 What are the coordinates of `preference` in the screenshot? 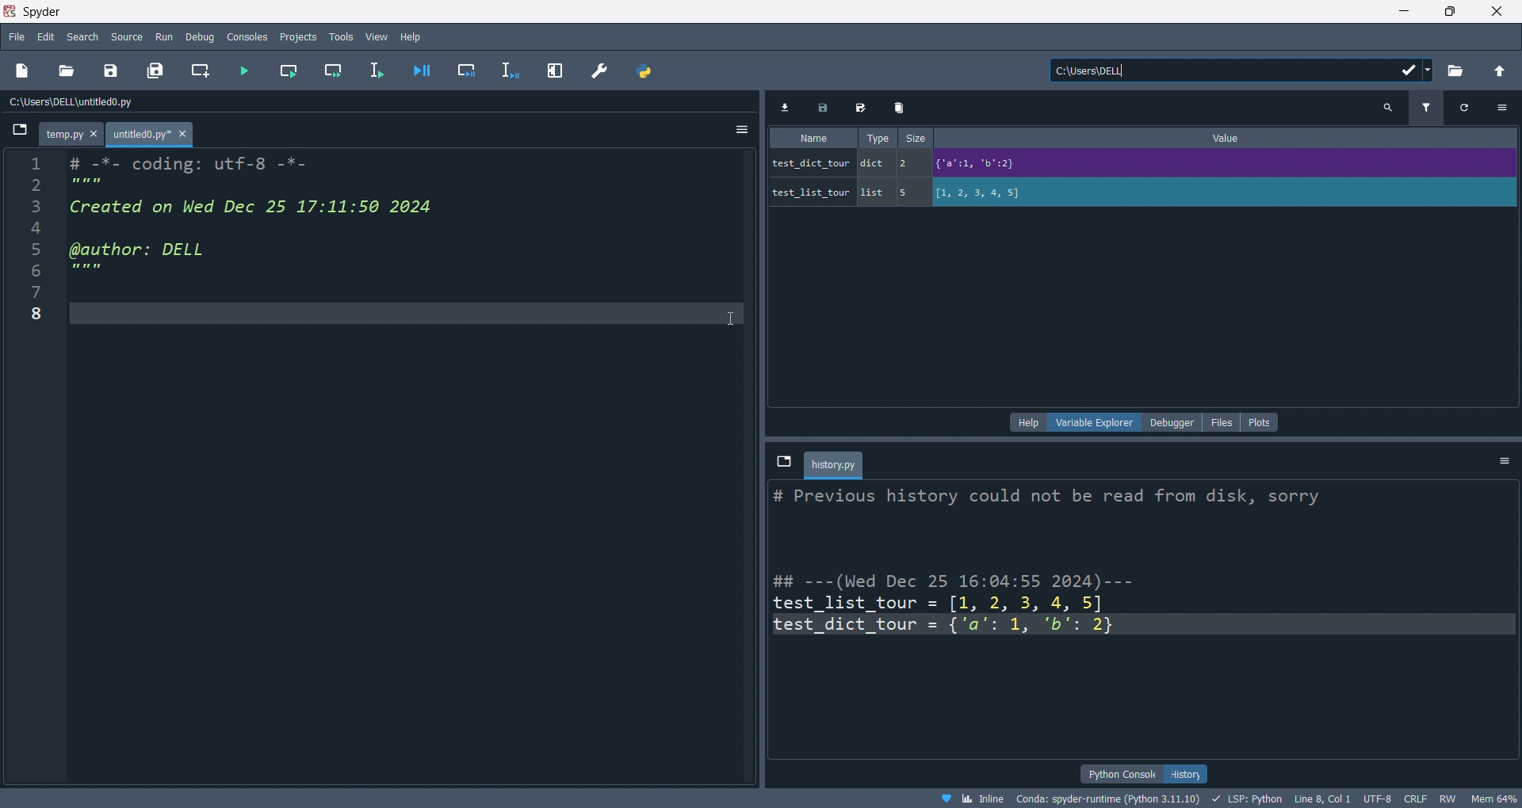 It's located at (599, 71).